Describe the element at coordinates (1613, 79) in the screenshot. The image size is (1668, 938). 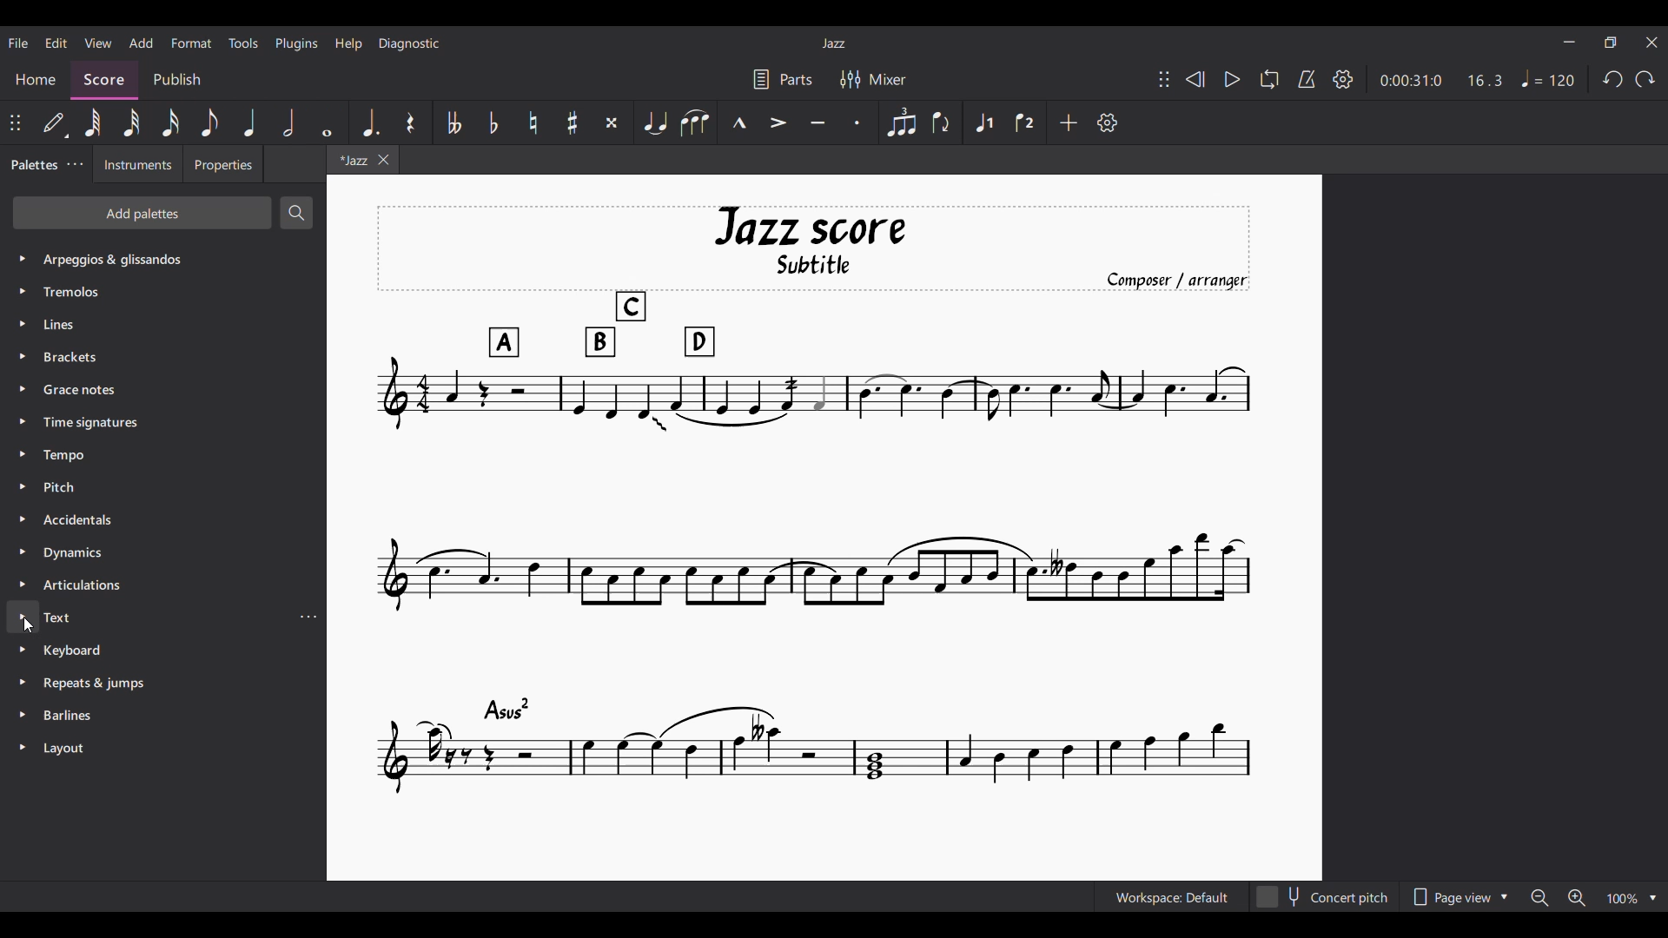
I see `Undo` at that location.